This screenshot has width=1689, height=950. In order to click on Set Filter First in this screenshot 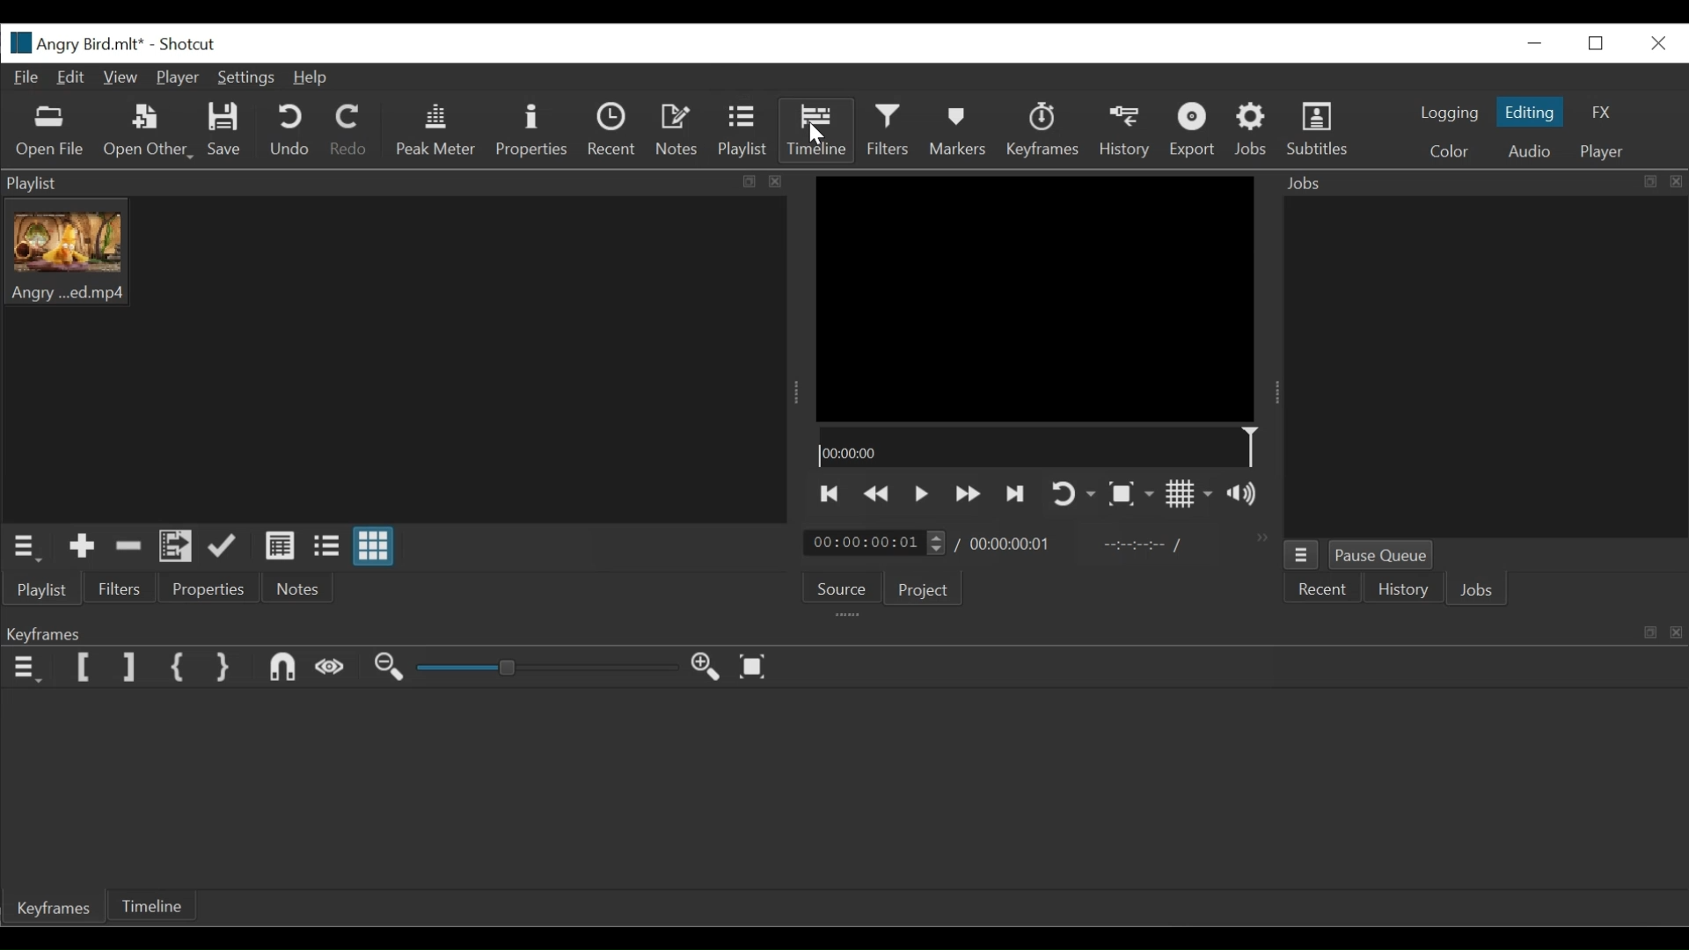, I will do `click(86, 667)`.